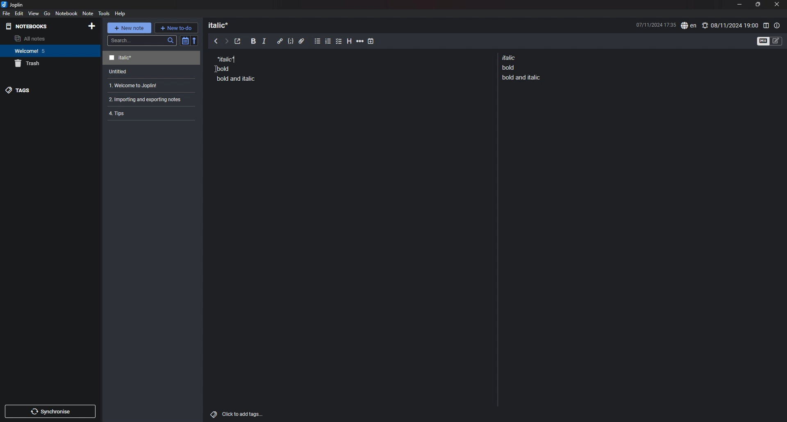 The image size is (787, 422). What do you see at coordinates (238, 41) in the screenshot?
I see `toggle external editor` at bounding box center [238, 41].